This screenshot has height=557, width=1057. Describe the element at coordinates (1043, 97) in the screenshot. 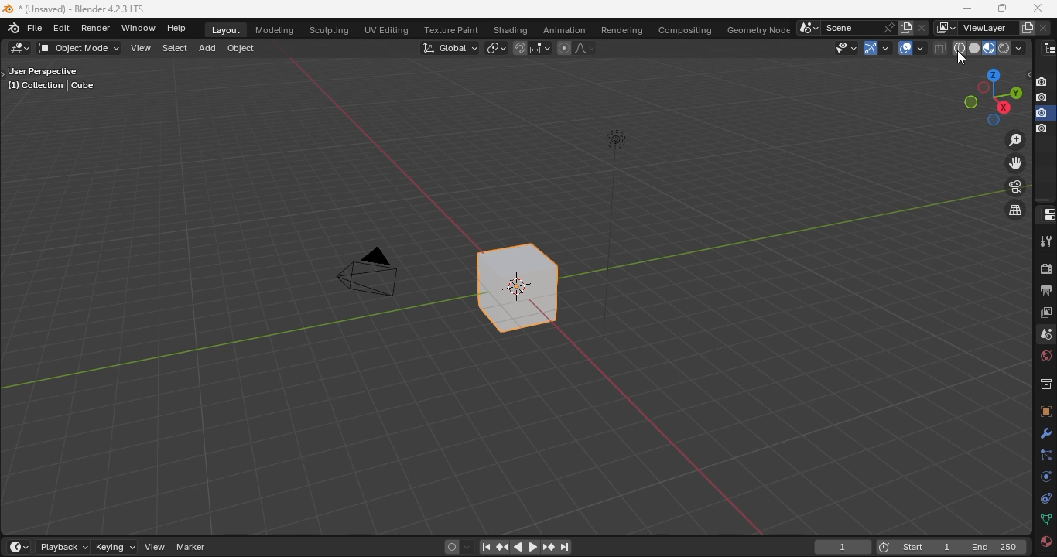

I see `disable in renders` at that location.